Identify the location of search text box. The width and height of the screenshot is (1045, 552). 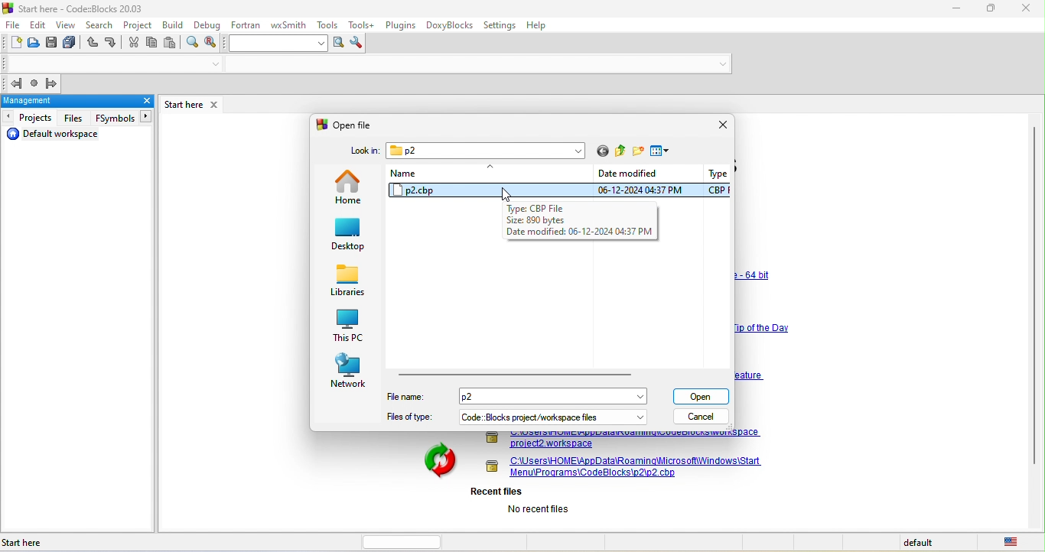
(279, 44).